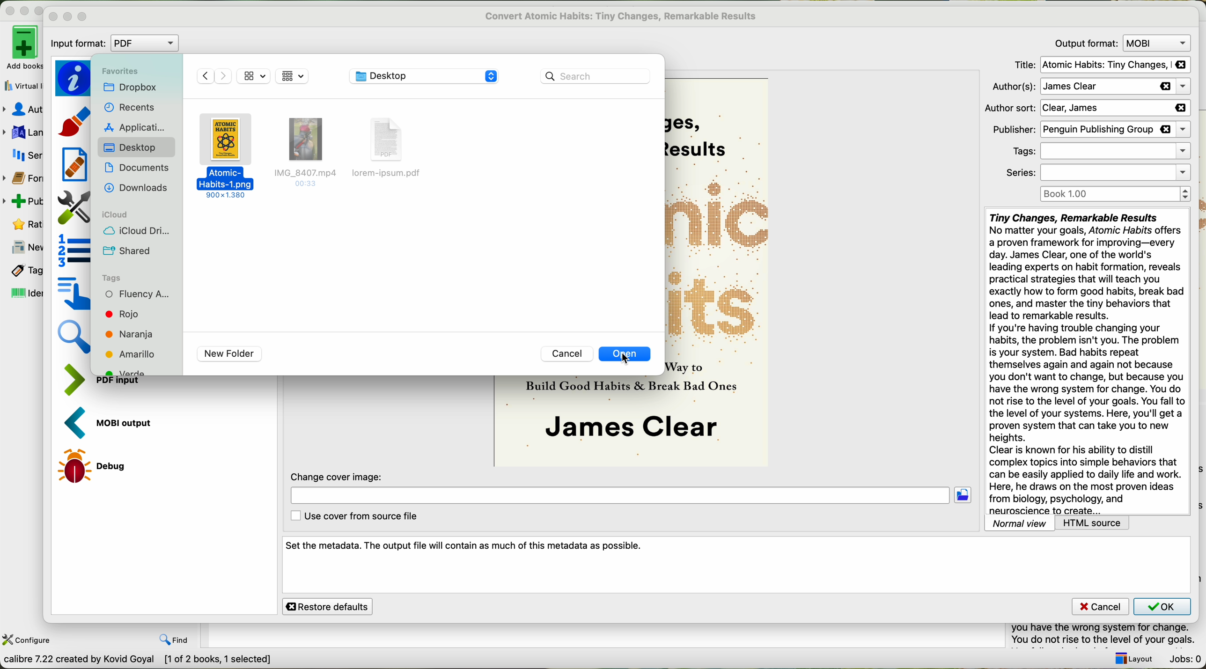 This screenshot has width=1206, height=669. Describe the element at coordinates (130, 151) in the screenshot. I see `click on desktop` at that location.